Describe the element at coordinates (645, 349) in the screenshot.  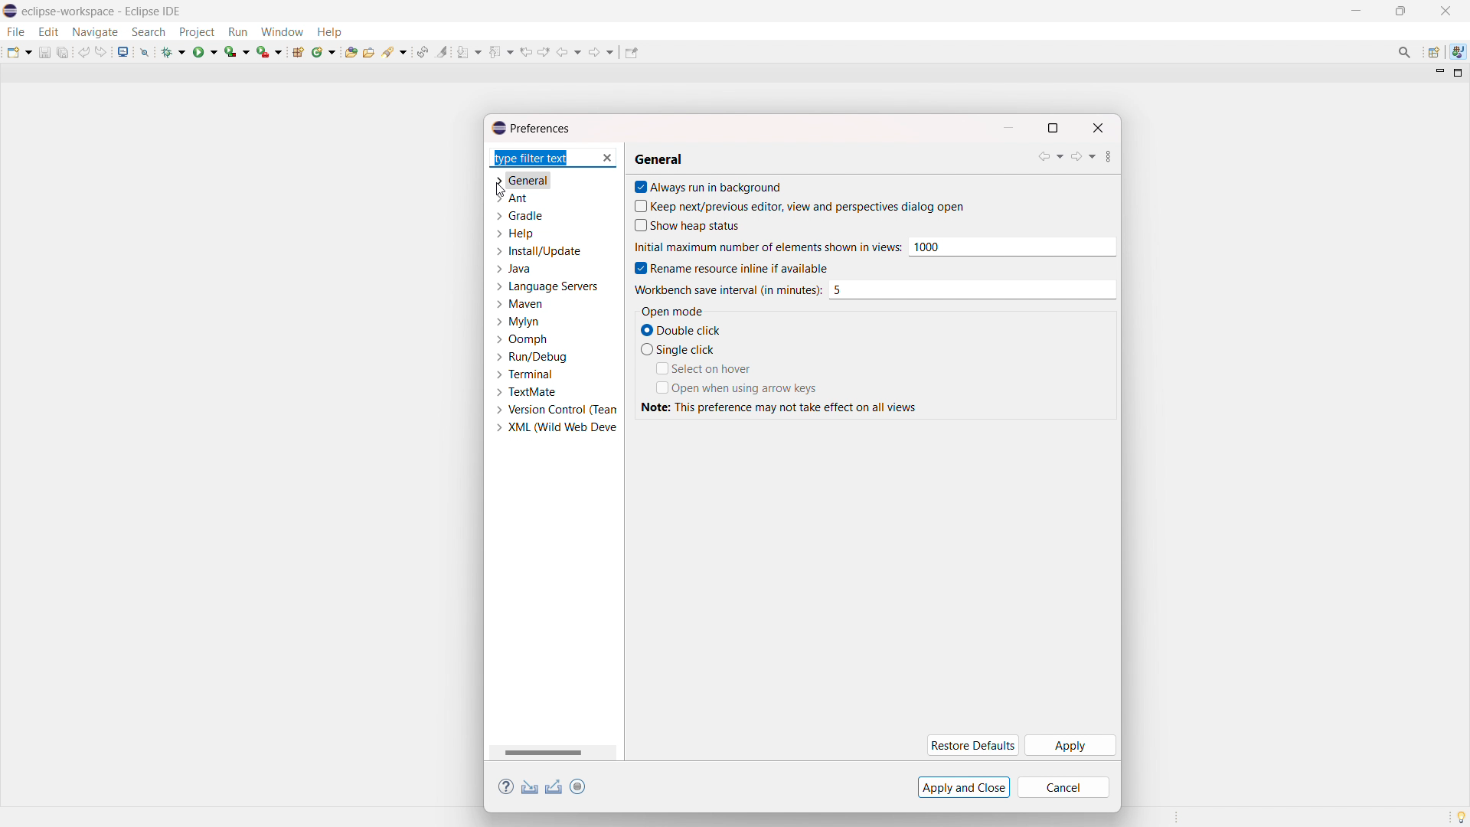
I see `Checkbox` at that location.